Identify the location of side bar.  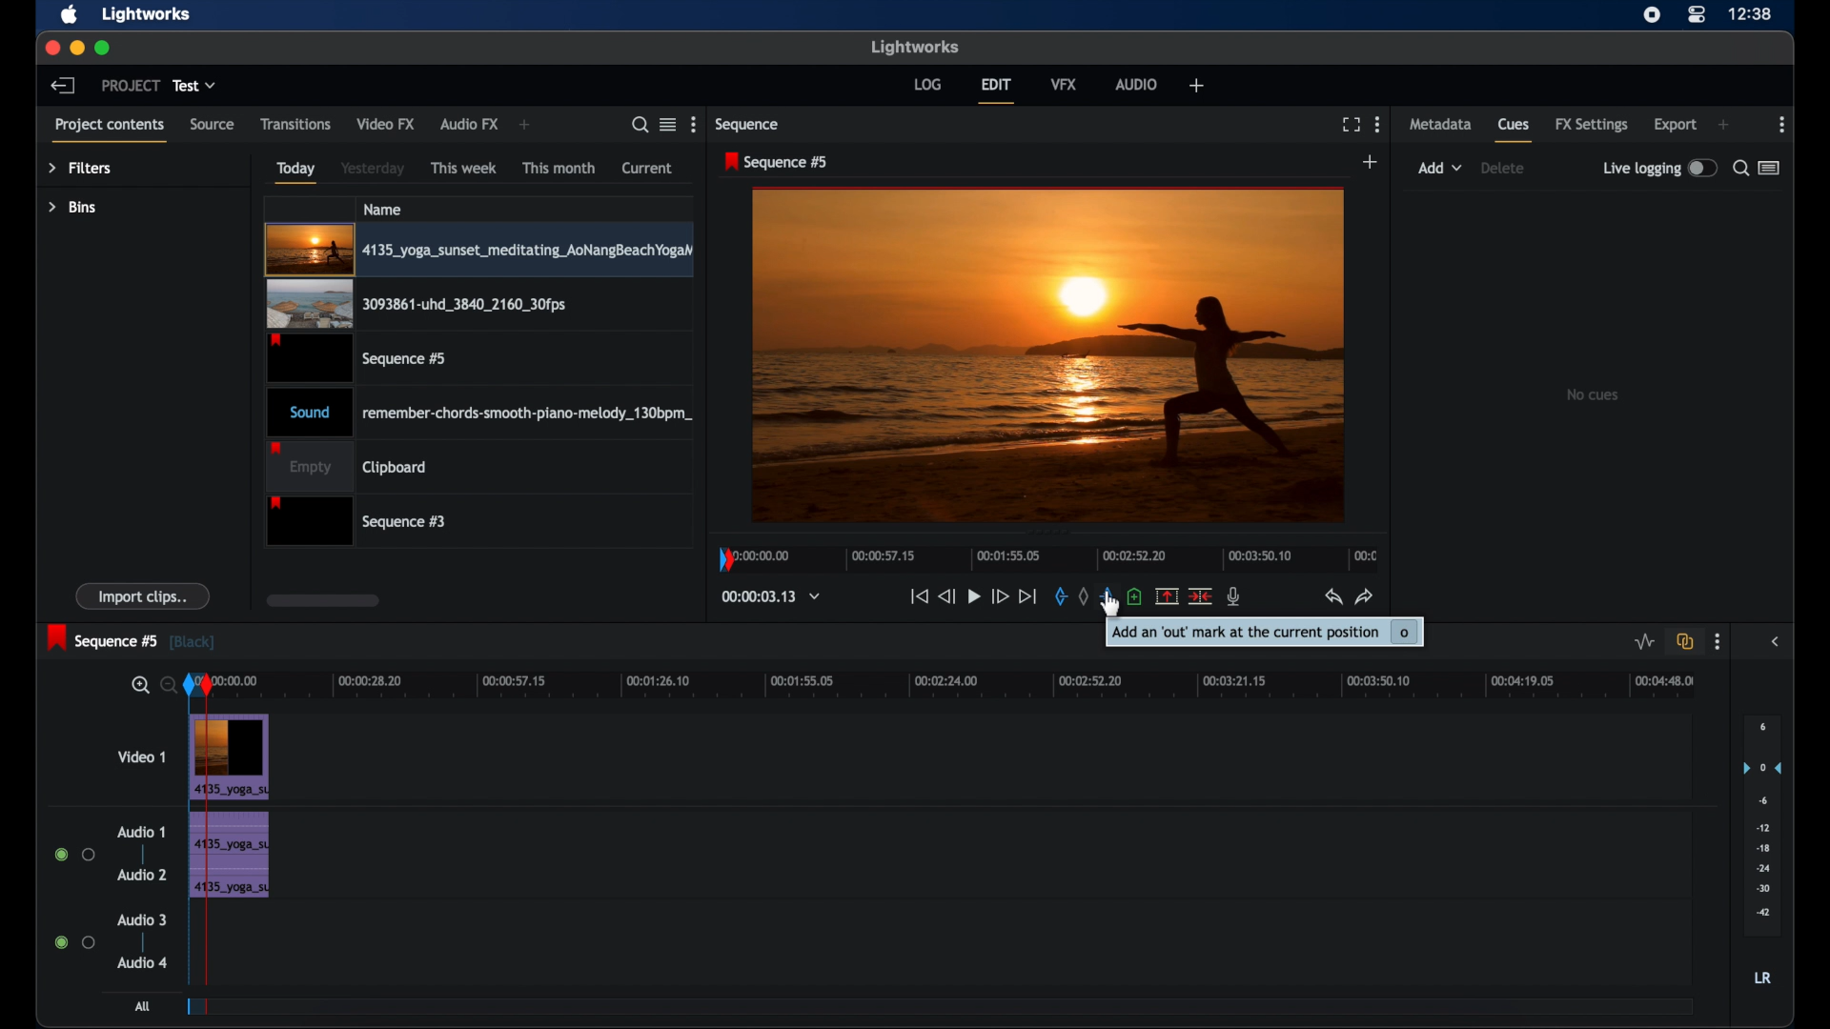
(1777, 641).